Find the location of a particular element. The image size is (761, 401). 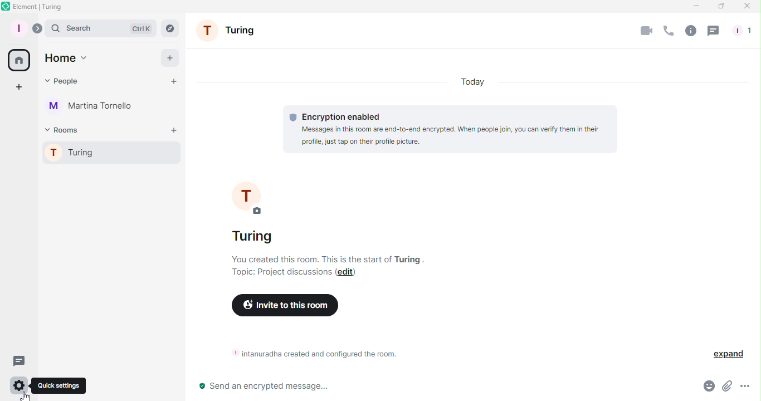

add is located at coordinates (168, 57).